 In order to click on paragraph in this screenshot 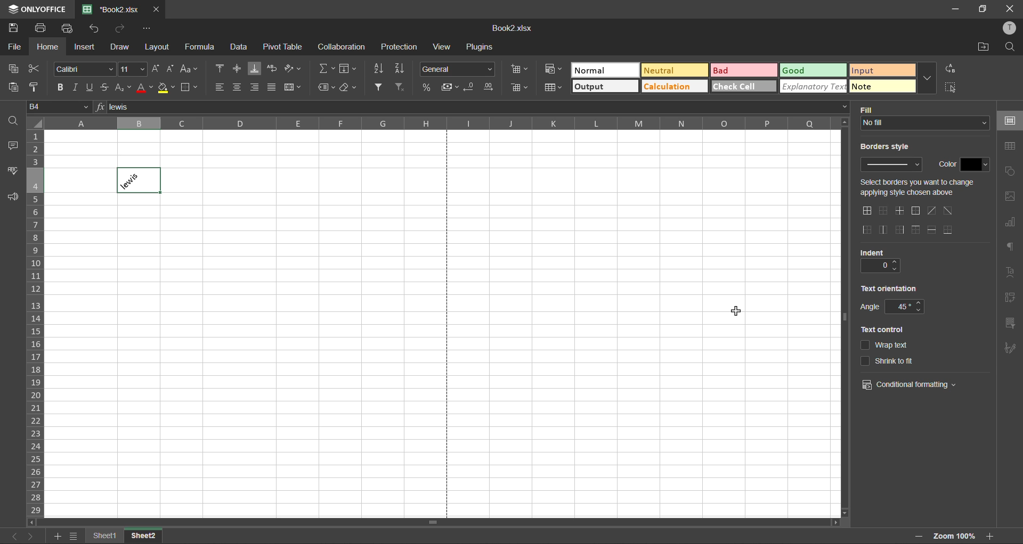, I will do `click(1008, 247)`.